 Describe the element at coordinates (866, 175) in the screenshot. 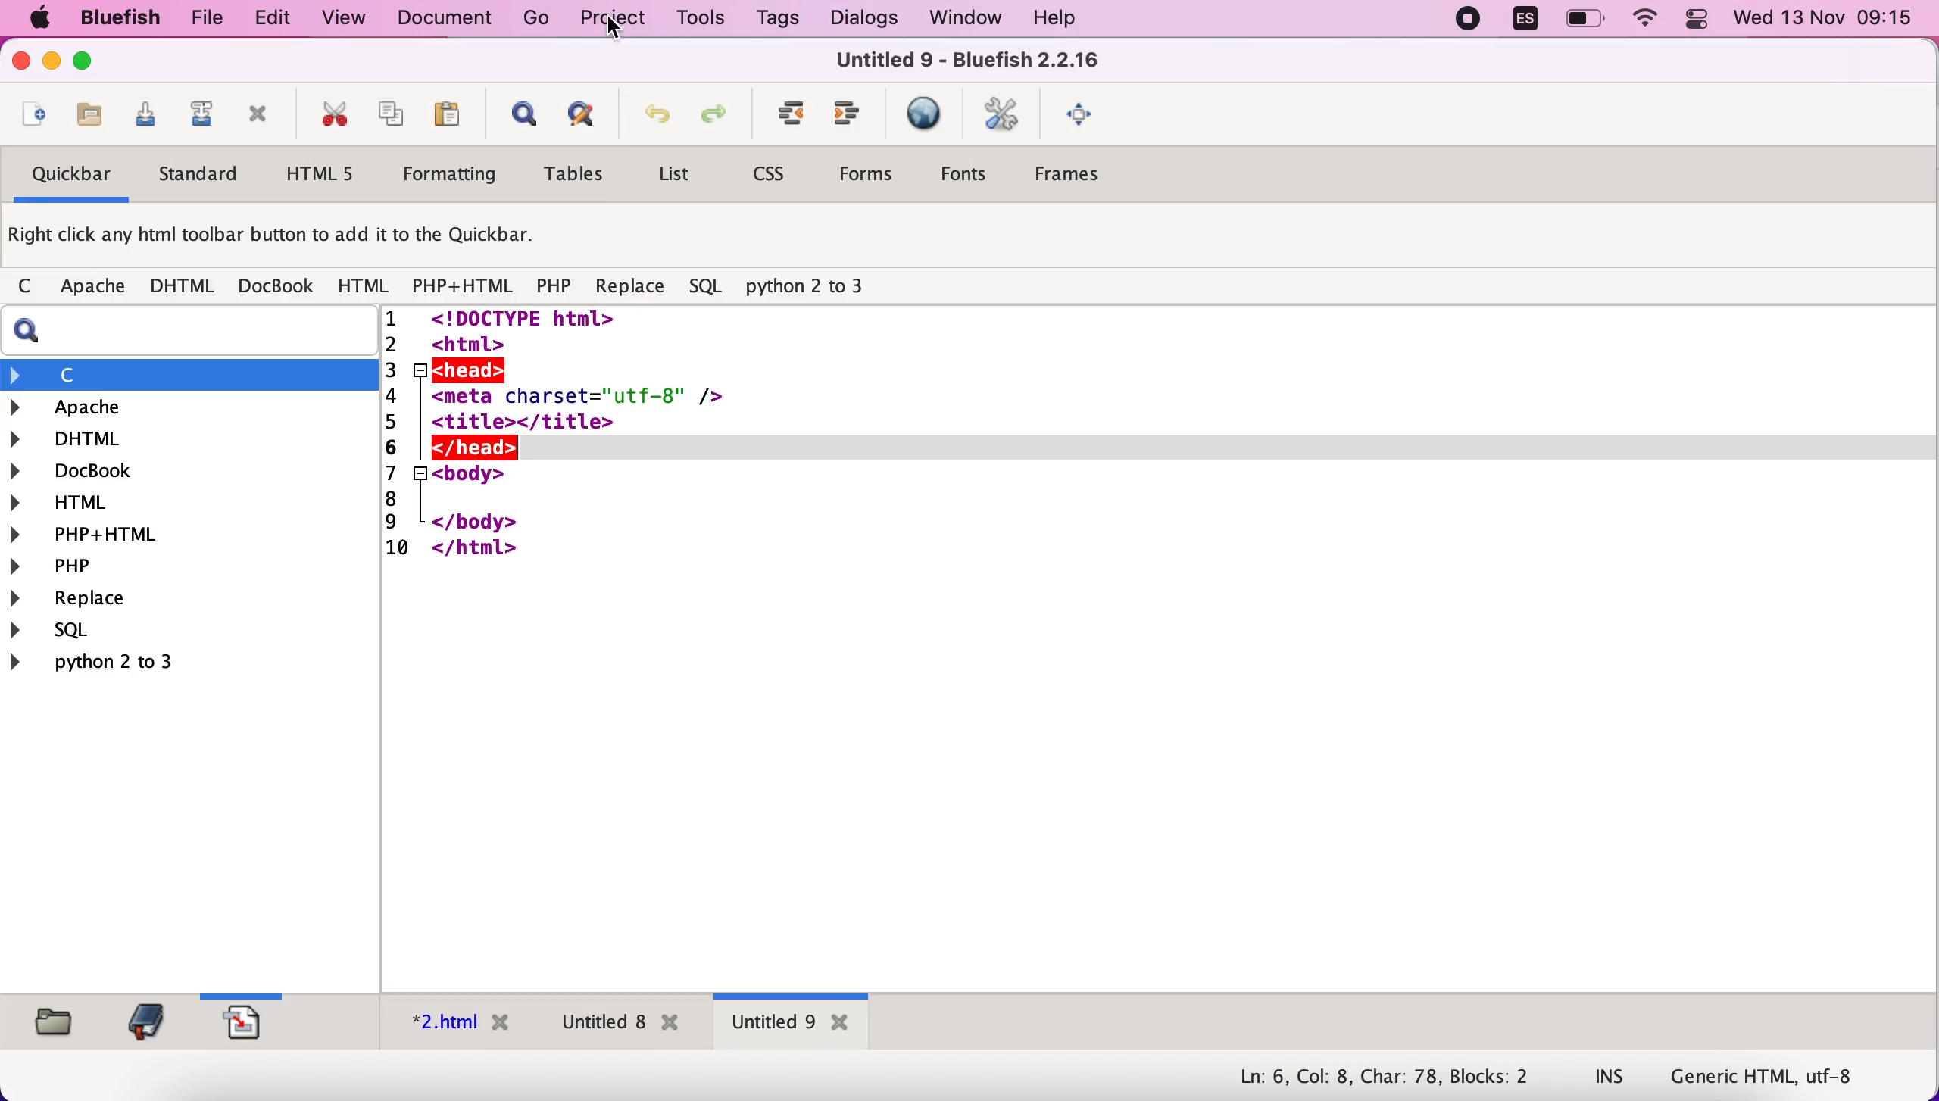

I see `forms` at that location.